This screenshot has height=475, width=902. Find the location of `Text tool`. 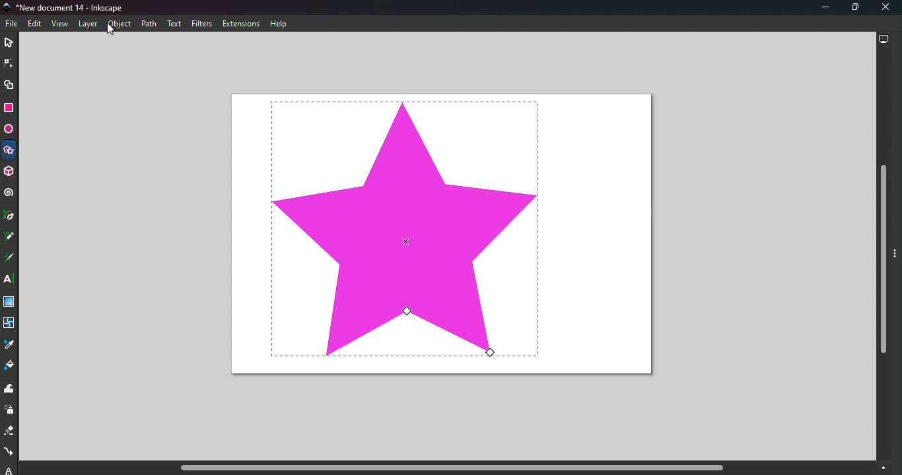

Text tool is located at coordinates (10, 280).